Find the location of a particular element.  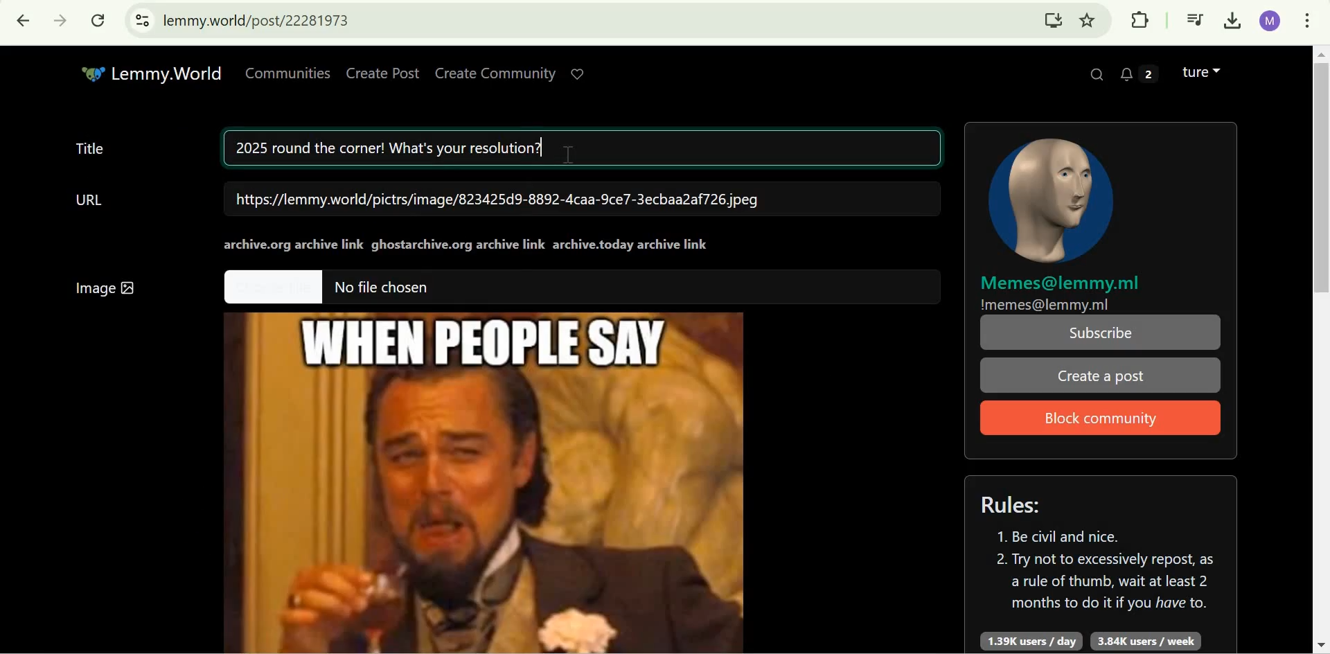

Scrollbar is located at coordinates (1316, 347).